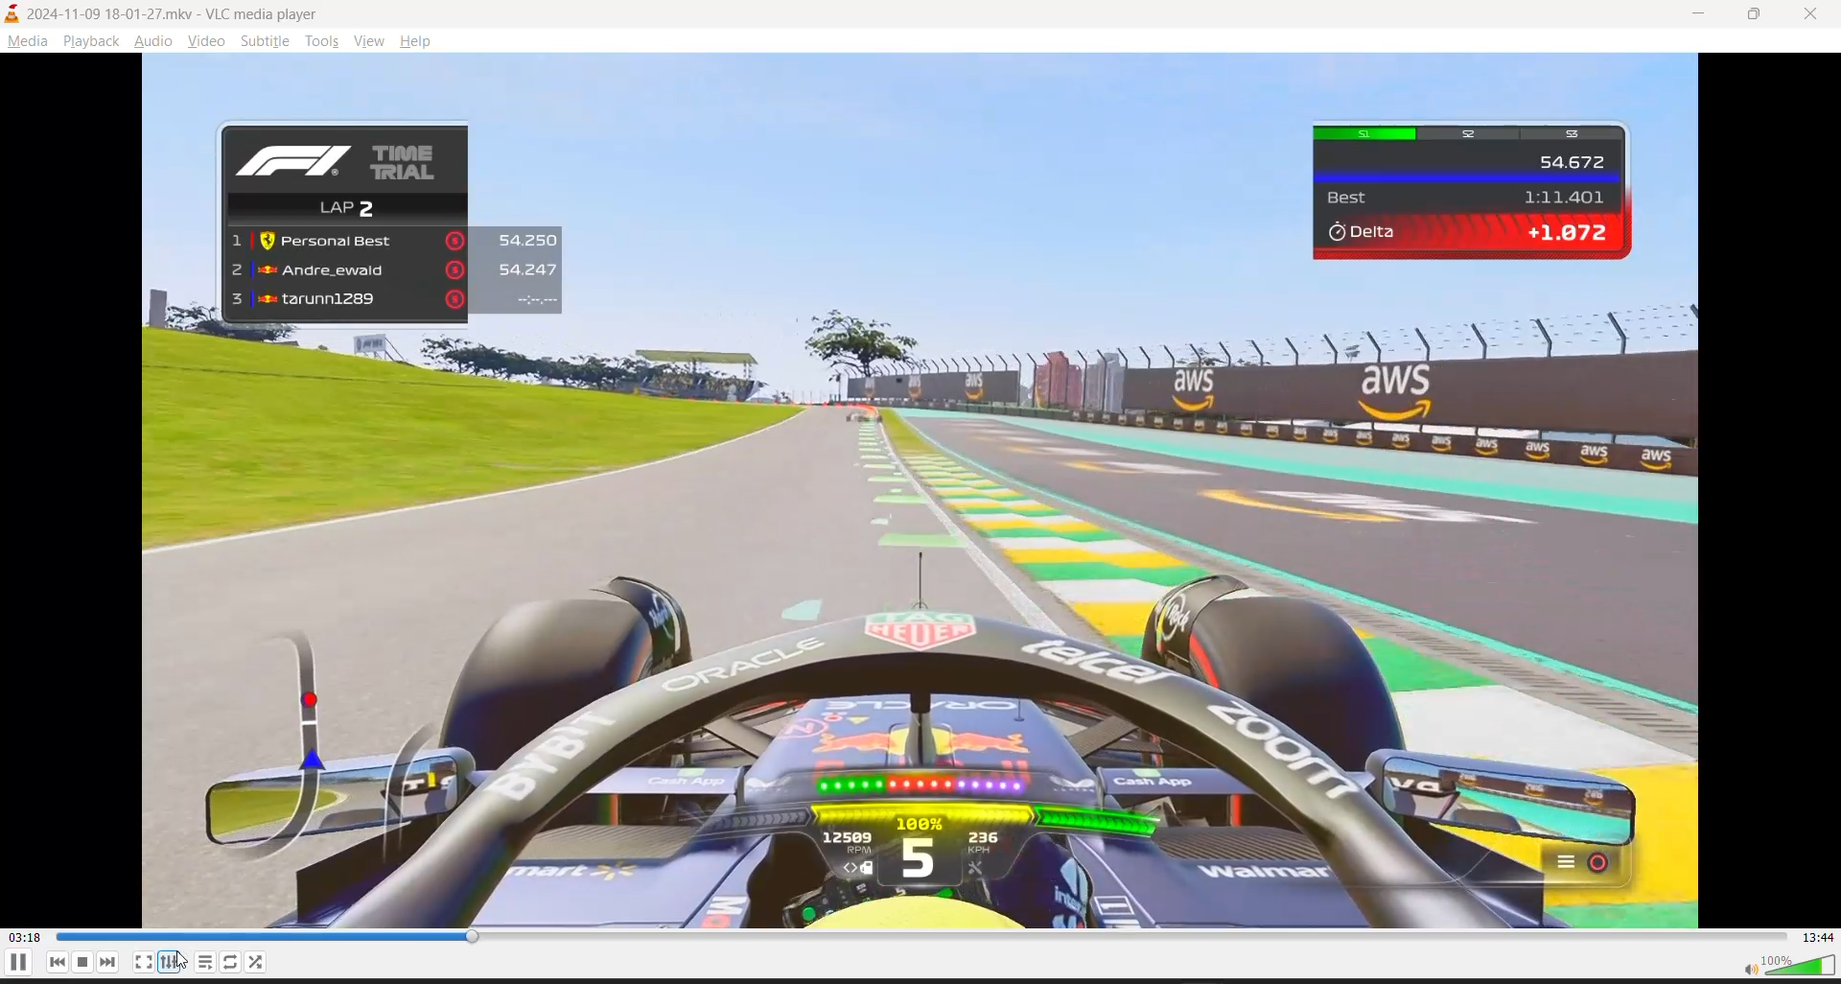 The width and height of the screenshot is (1841, 984). I want to click on playback, so click(89, 40).